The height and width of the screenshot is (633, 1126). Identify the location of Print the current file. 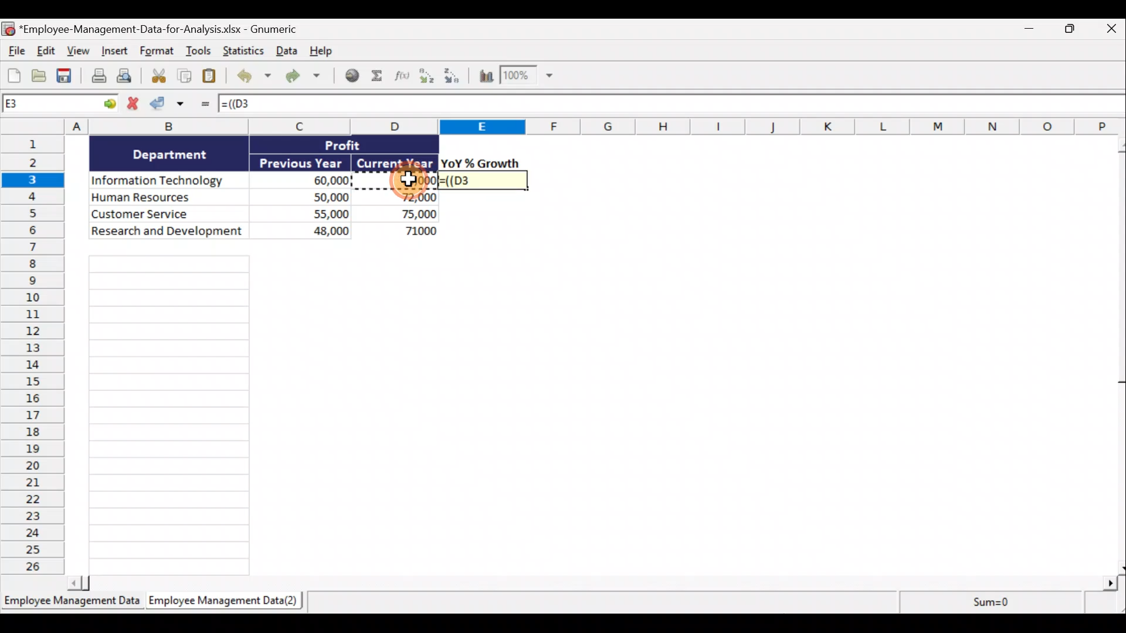
(97, 77).